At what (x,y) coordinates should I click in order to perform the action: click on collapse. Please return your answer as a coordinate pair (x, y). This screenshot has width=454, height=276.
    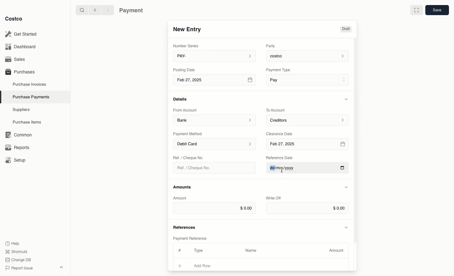
    Looking at the image, I should click on (61, 267).